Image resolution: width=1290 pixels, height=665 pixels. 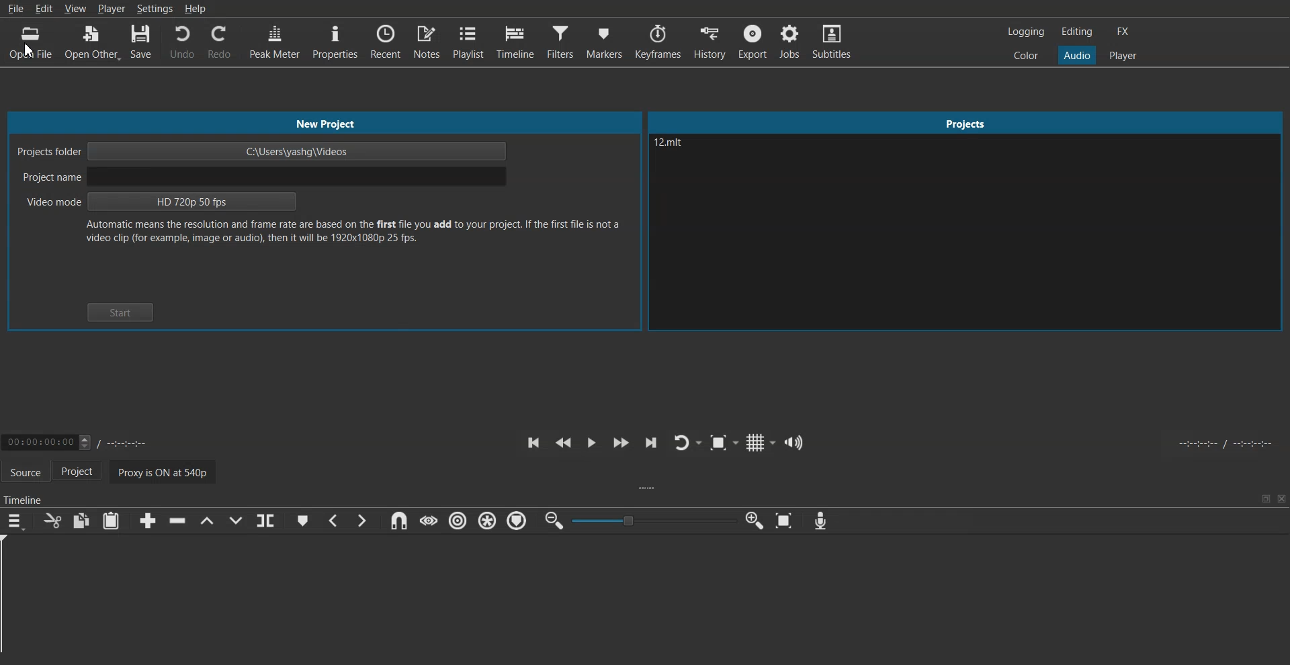 What do you see at coordinates (333, 521) in the screenshot?
I see `Previous marker` at bounding box center [333, 521].